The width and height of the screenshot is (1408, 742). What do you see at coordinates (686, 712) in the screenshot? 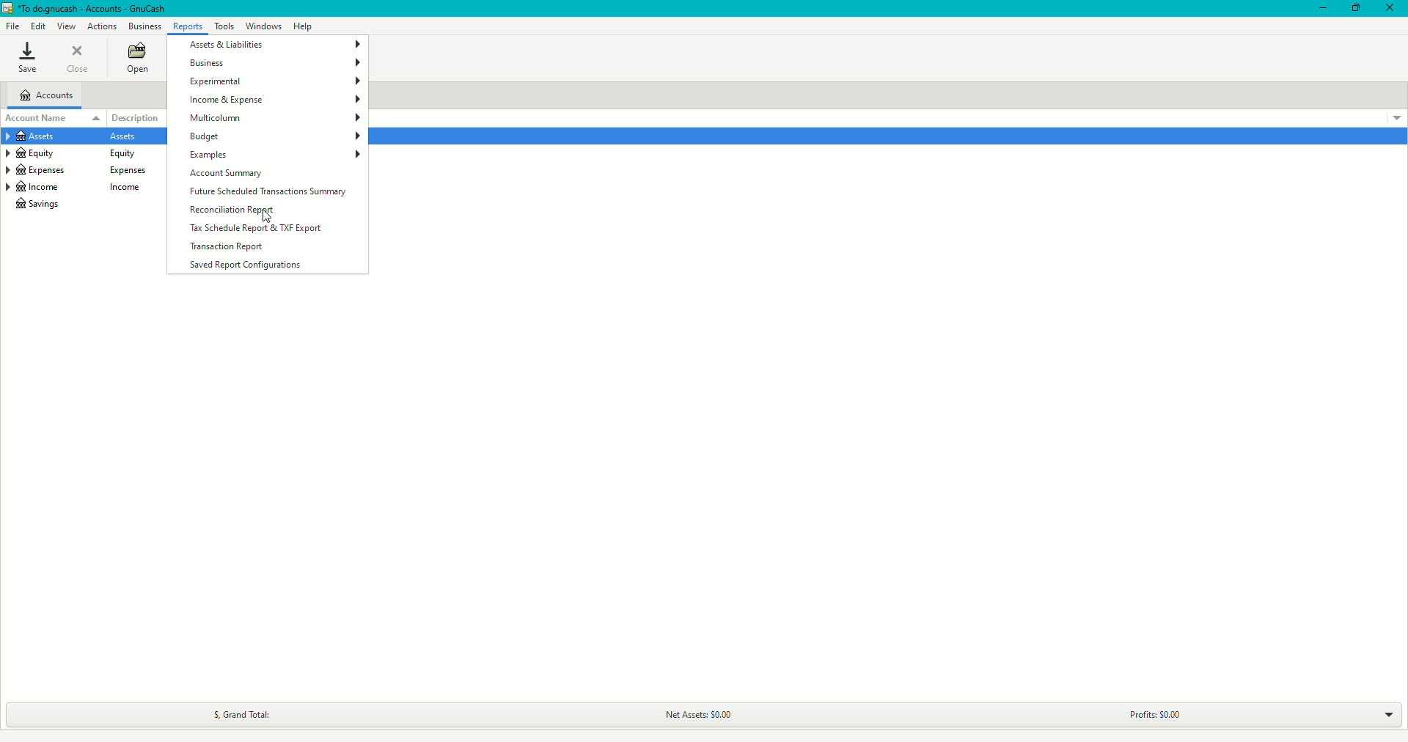
I see `Net Assets` at bounding box center [686, 712].